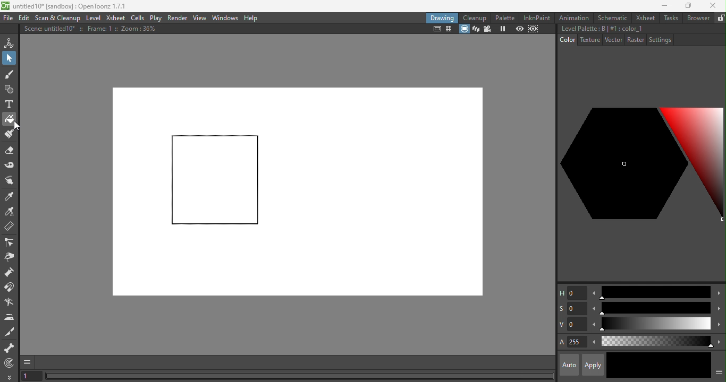  What do you see at coordinates (660, 39) in the screenshot?
I see `Settings` at bounding box center [660, 39].